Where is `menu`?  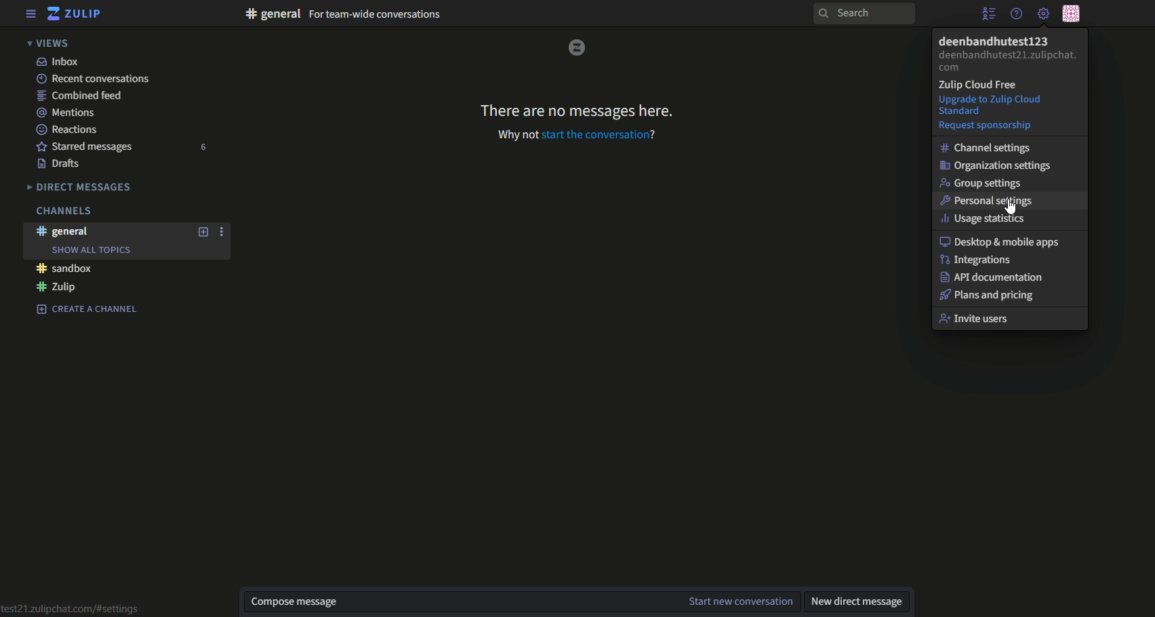 menu is located at coordinates (31, 14).